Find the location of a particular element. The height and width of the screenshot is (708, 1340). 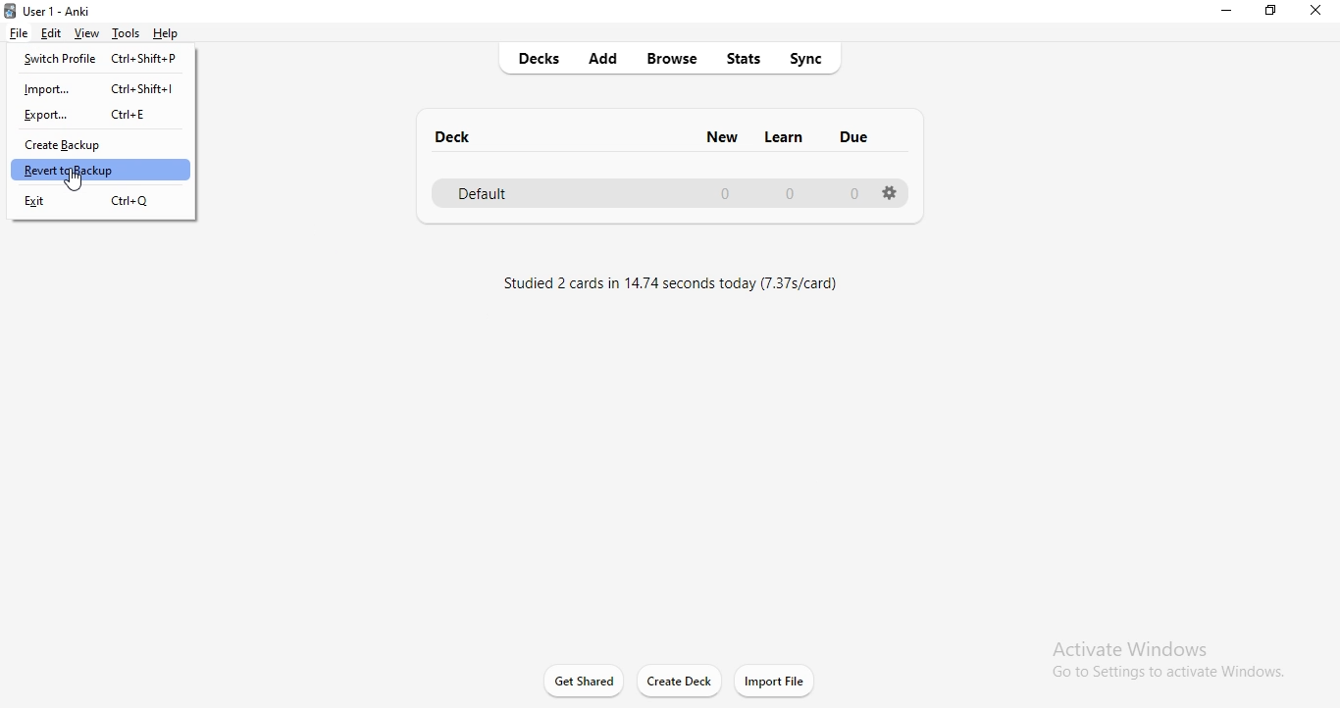

edit is located at coordinates (52, 33).